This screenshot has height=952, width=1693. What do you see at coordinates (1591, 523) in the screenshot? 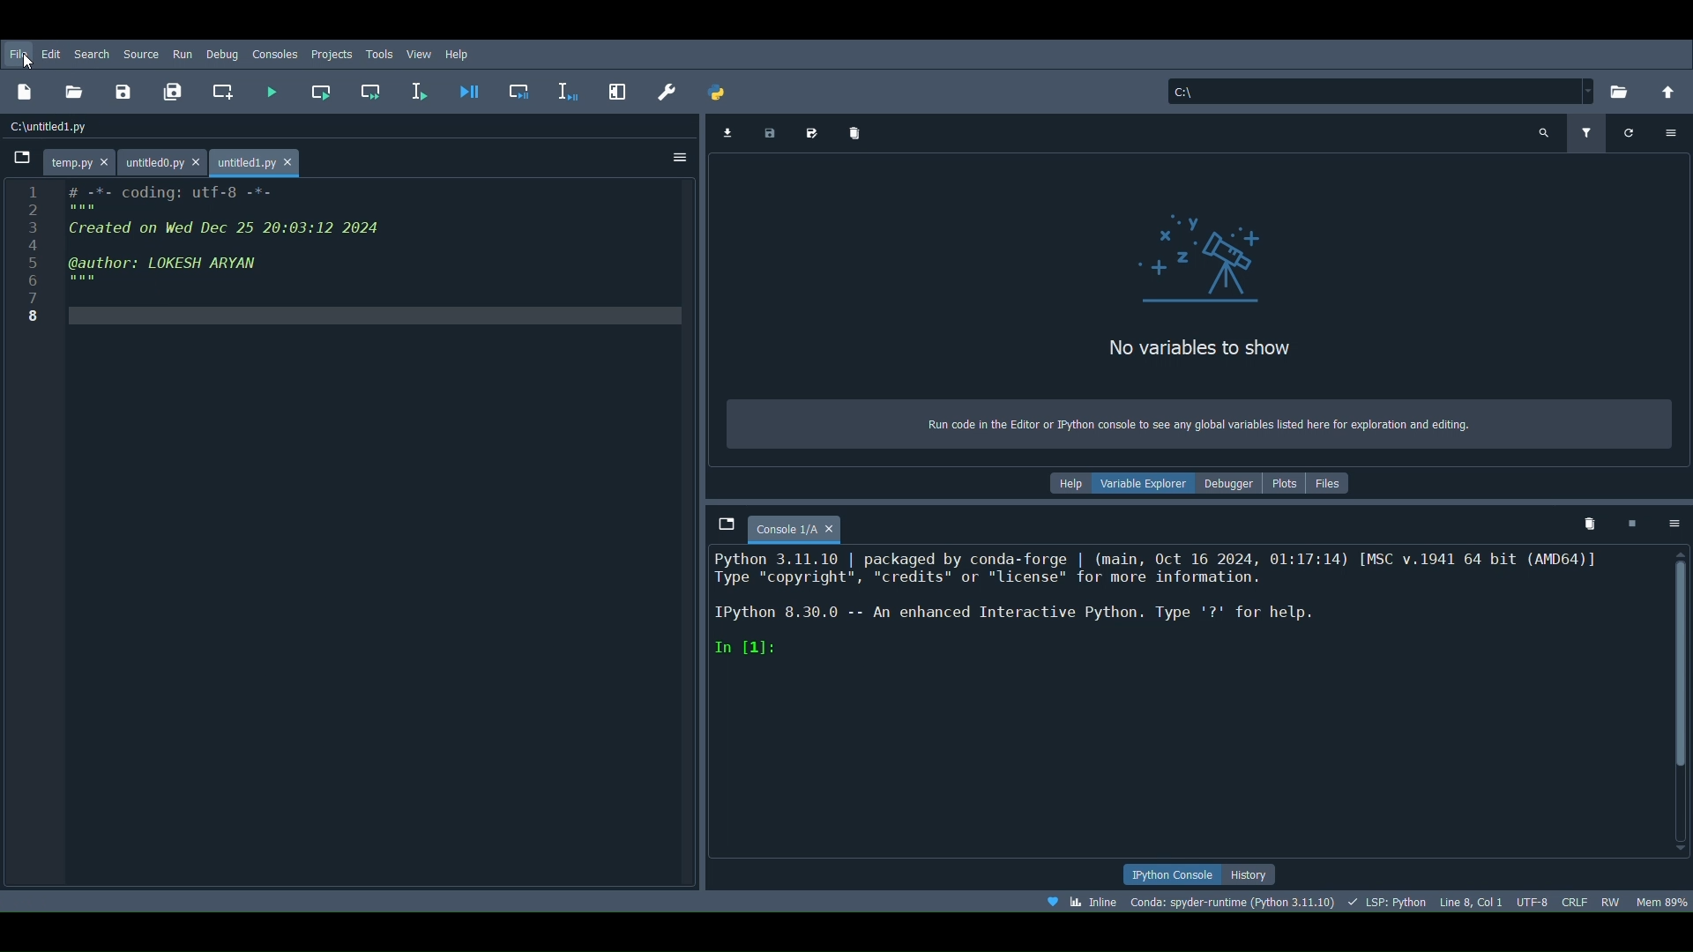
I see `Remove all variables from namespace` at bounding box center [1591, 523].